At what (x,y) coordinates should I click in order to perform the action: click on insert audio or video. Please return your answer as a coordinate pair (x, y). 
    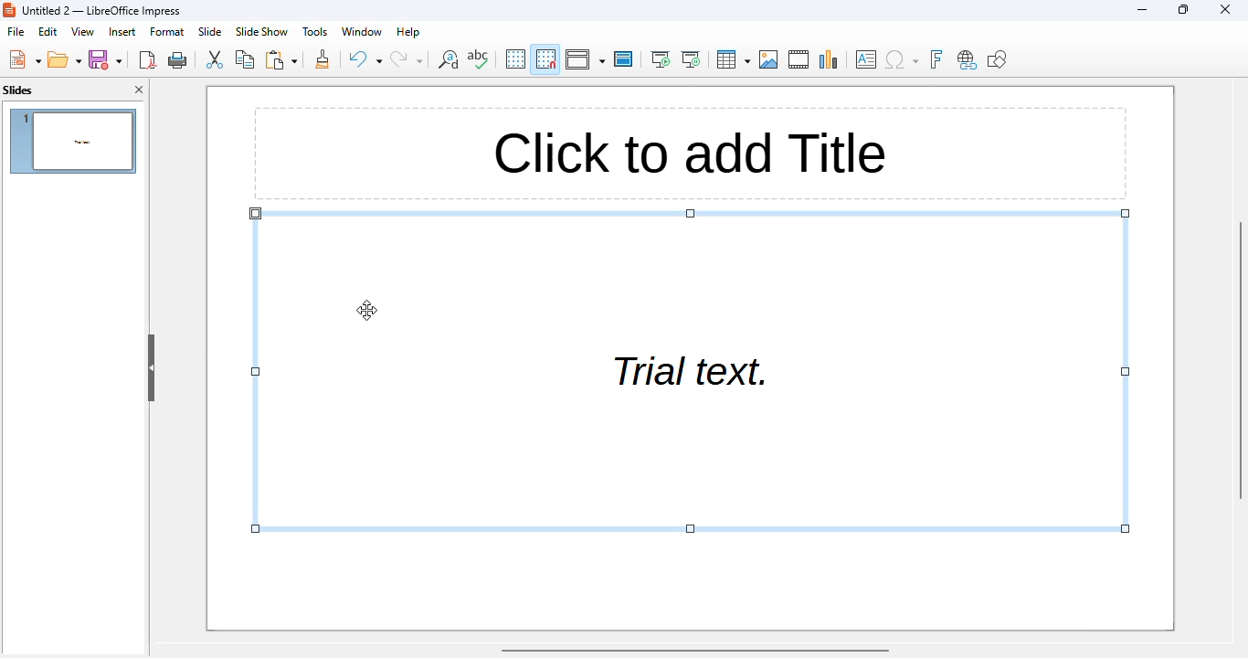
    Looking at the image, I should click on (799, 58).